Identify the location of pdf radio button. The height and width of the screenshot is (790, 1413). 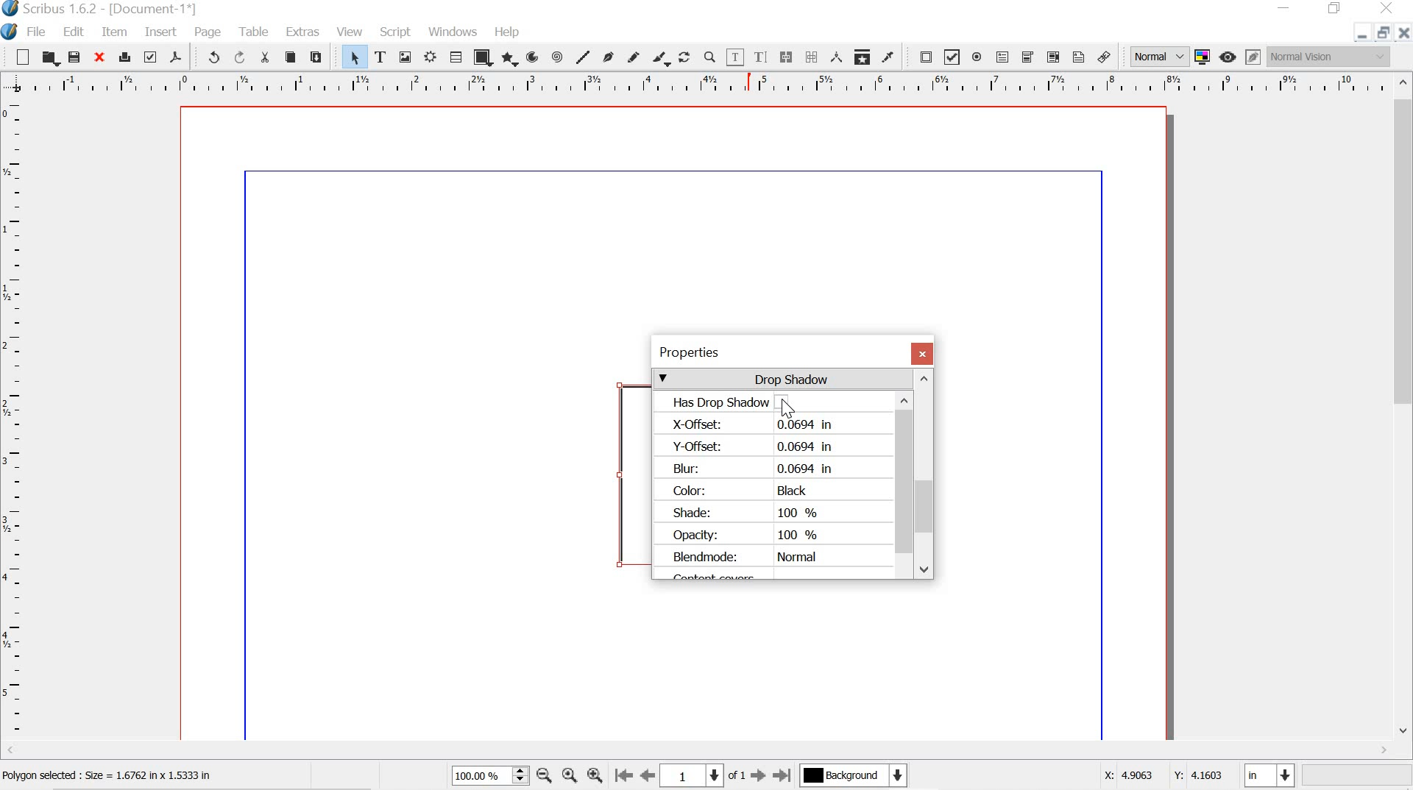
(977, 59).